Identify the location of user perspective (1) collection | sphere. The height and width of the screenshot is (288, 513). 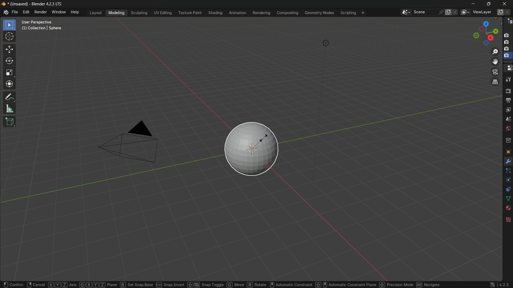
(43, 25).